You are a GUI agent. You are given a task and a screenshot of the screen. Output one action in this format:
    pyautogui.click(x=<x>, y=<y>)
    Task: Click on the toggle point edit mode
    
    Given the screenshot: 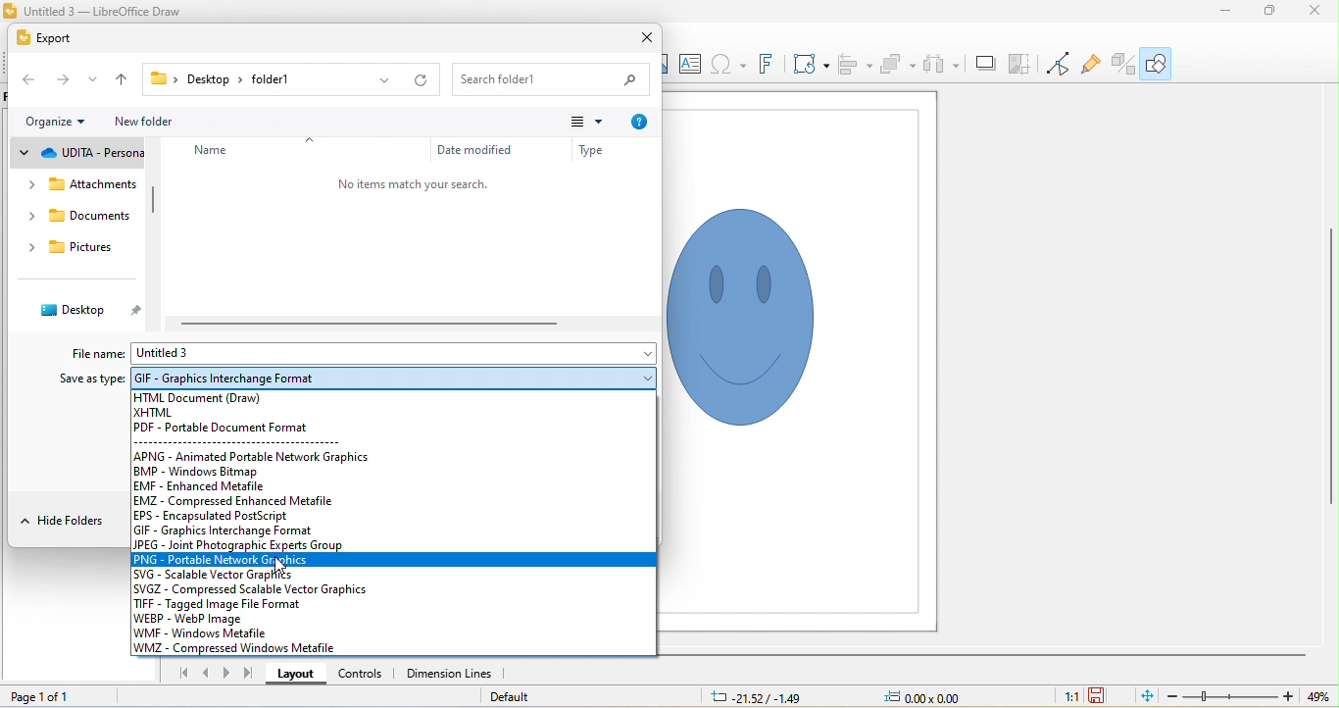 What is the action you would take?
    pyautogui.click(x=1059, y=66)
    